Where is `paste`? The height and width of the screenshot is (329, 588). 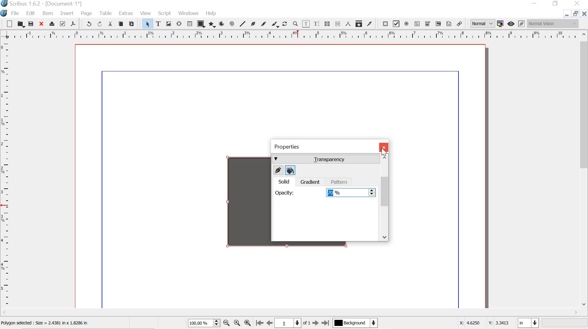 paste is located at coordinates (134, 24).